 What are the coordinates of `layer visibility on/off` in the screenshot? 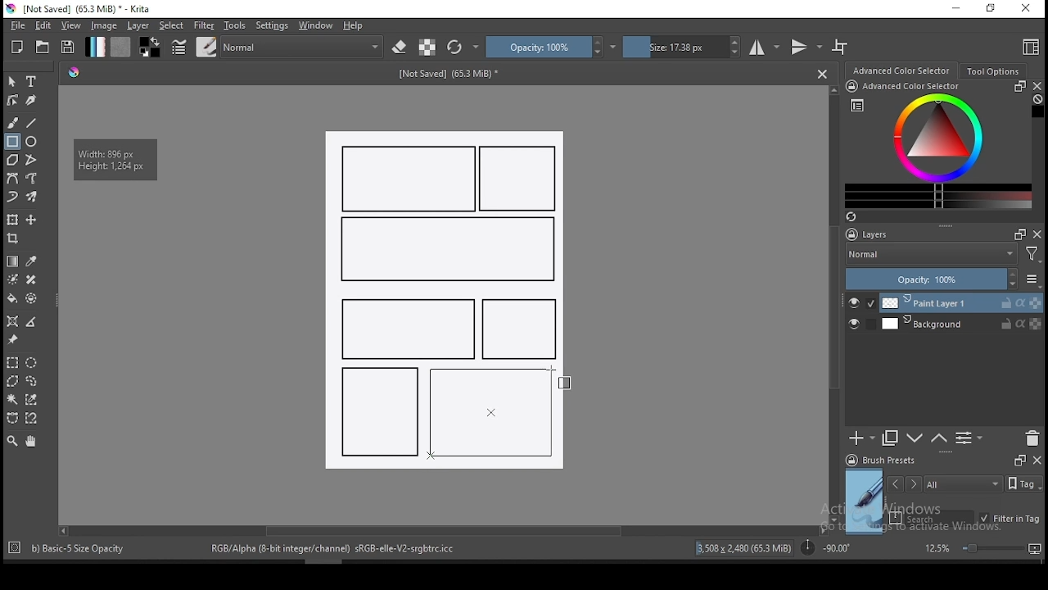 It's located at (862, 303).